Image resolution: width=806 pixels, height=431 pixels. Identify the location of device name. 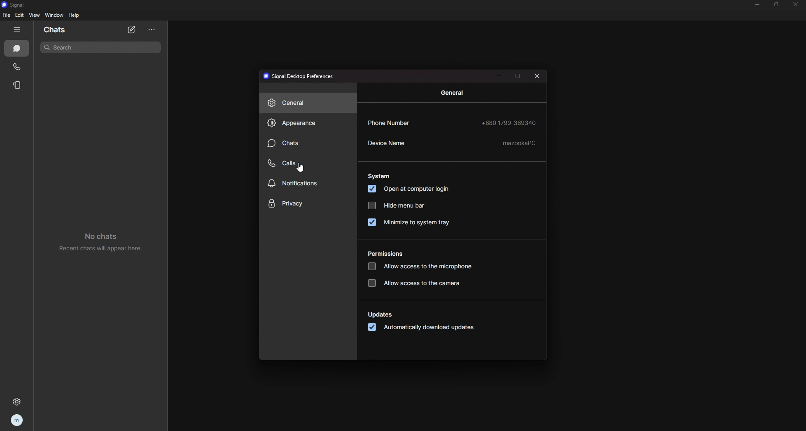
(453, 143).